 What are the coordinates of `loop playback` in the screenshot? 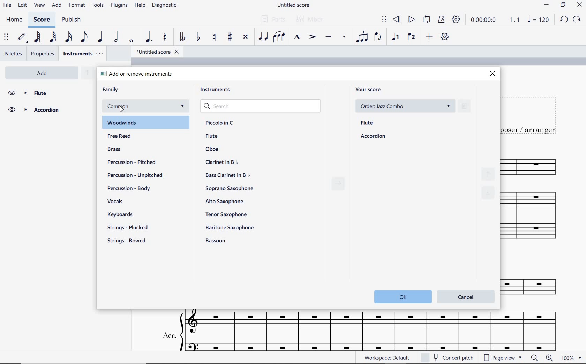 It's located at (427, 20).